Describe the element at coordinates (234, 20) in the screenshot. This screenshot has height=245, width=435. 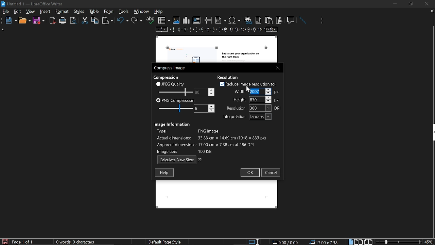
I see `insert symbol` at that location.